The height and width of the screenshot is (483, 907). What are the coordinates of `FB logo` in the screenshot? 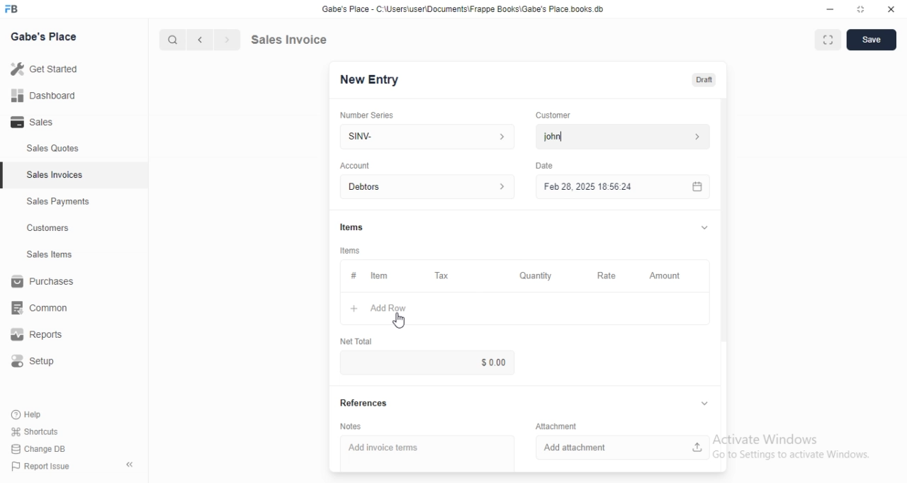 It's located at (14, 9).